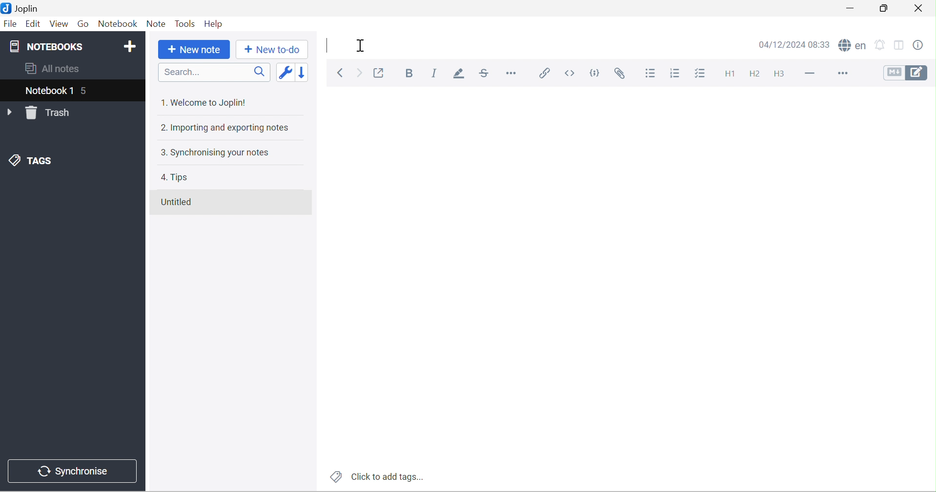 This screenshot has height=492, width=936. I want to click on Toggle external editing, so click(379, 73).